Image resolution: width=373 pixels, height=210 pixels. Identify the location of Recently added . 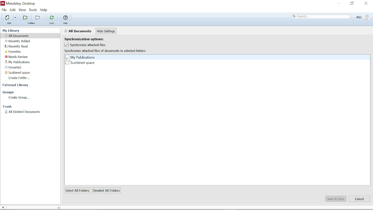
(20, 41).